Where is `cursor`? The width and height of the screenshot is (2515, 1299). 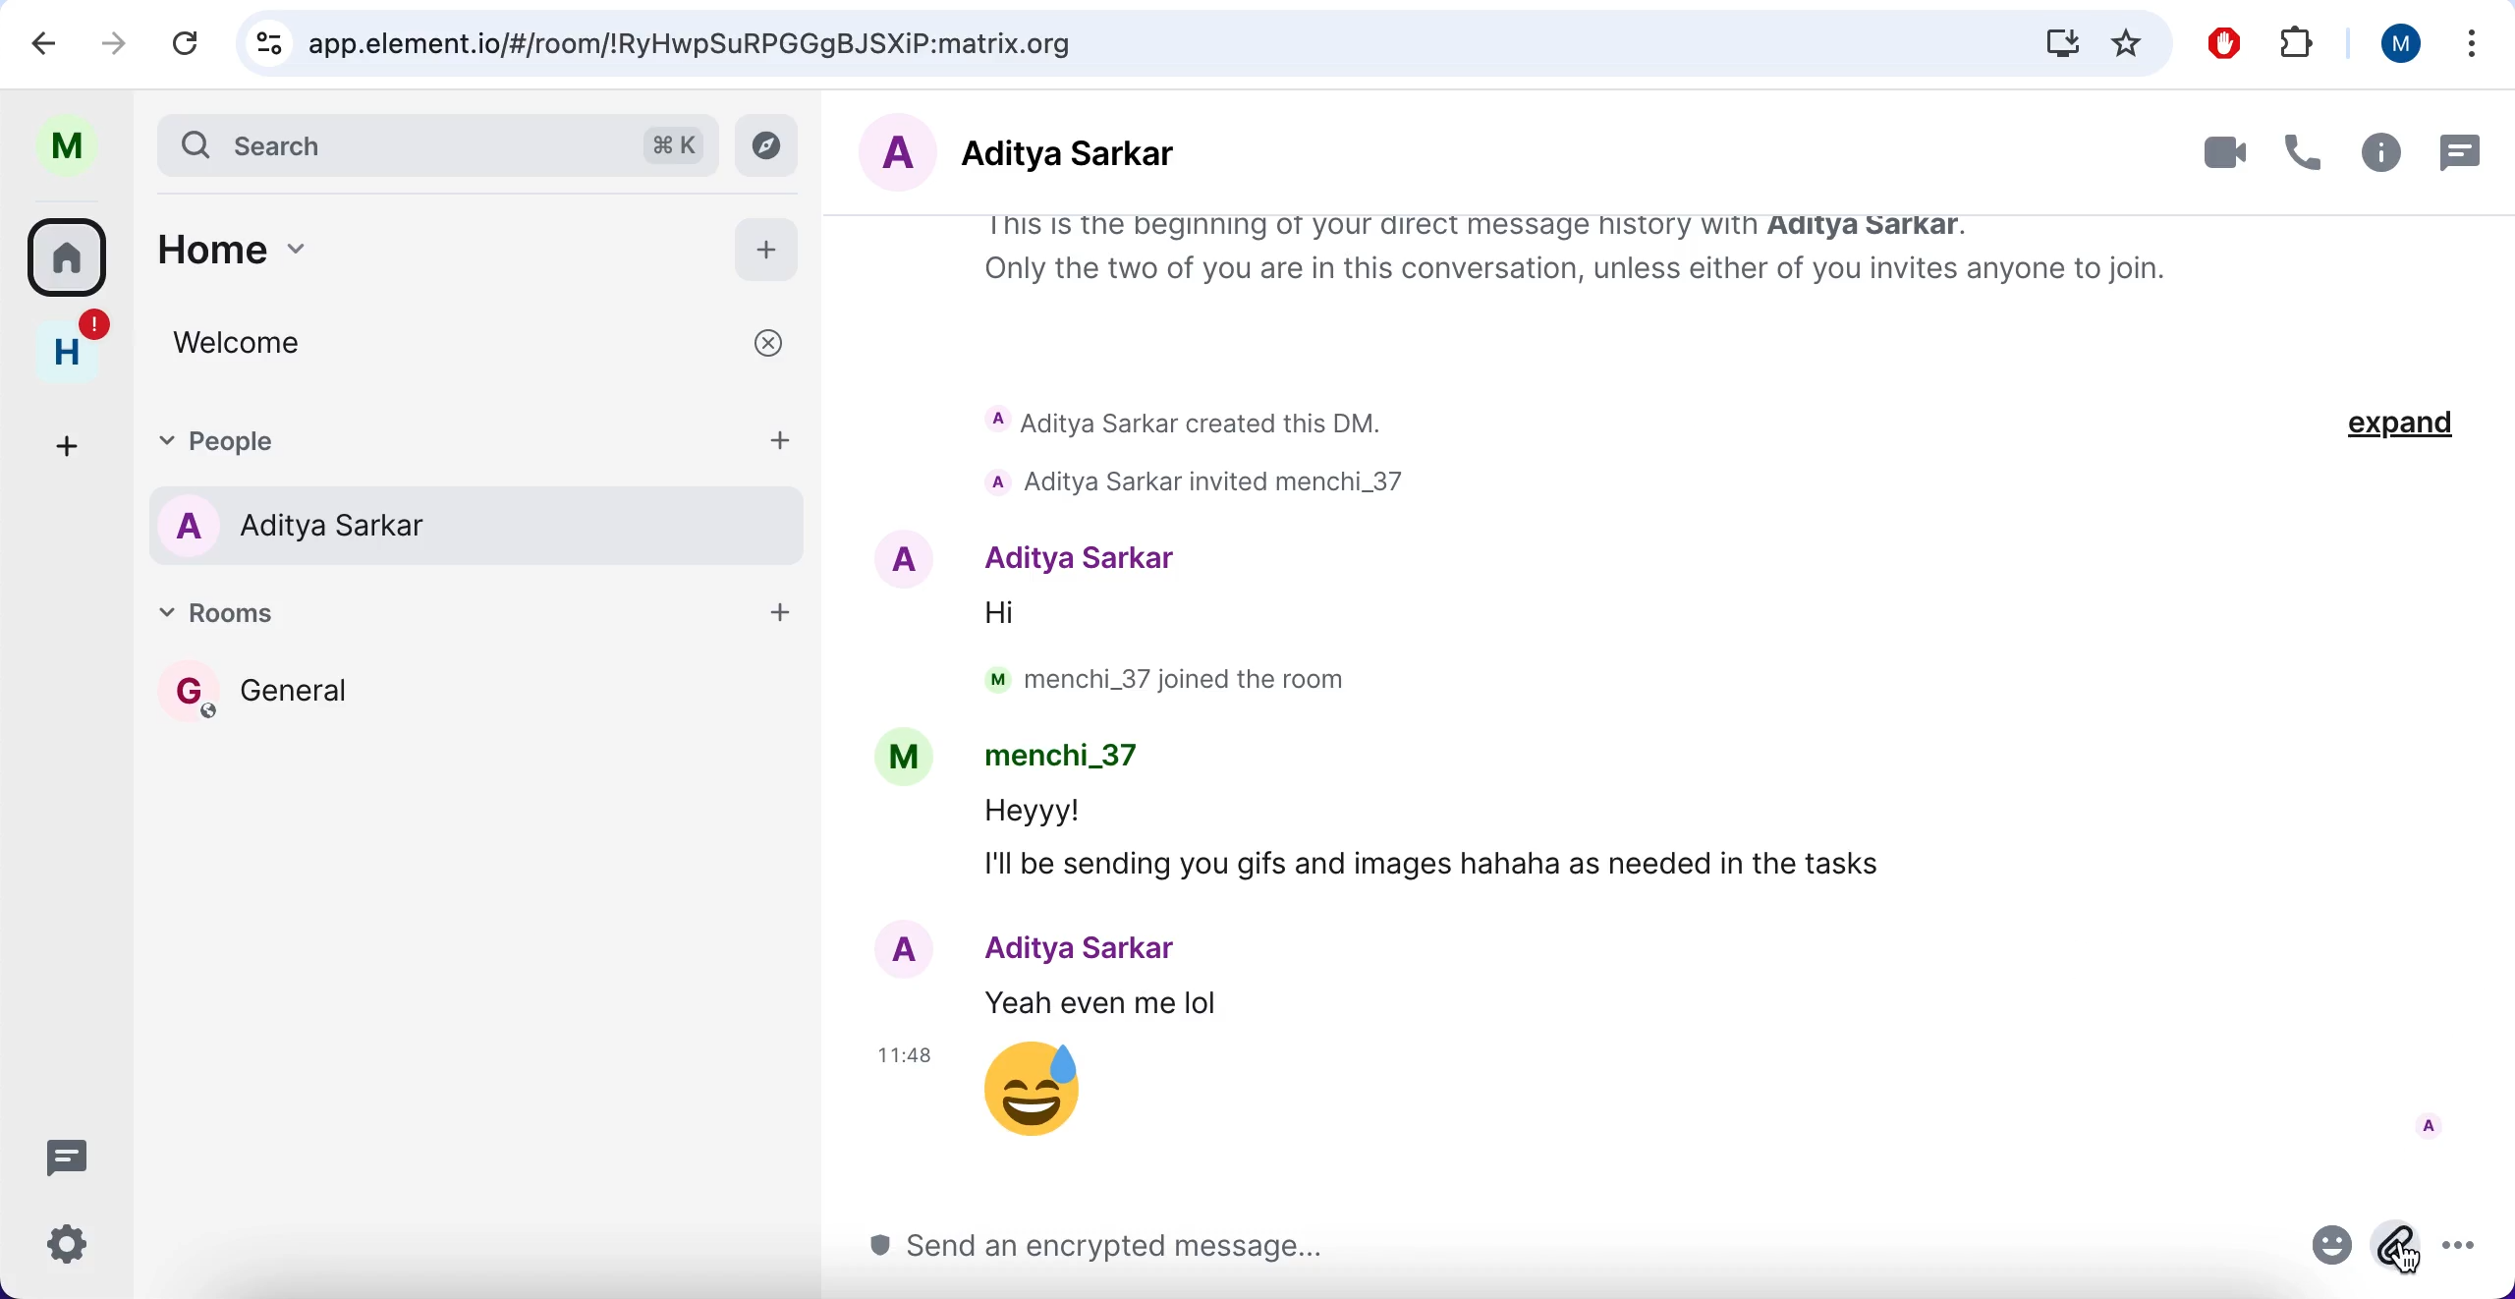
cursor is located at coordinates (2406, 1258).